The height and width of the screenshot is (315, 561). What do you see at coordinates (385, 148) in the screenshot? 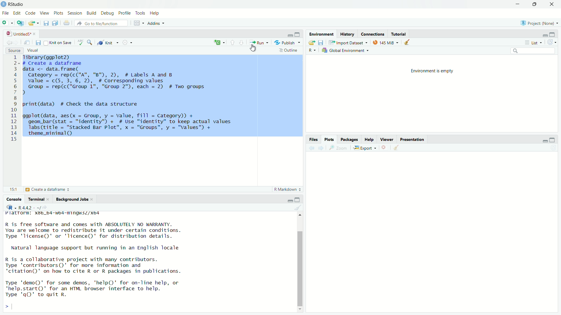
I see `Close` at bounding box center [385, 148].